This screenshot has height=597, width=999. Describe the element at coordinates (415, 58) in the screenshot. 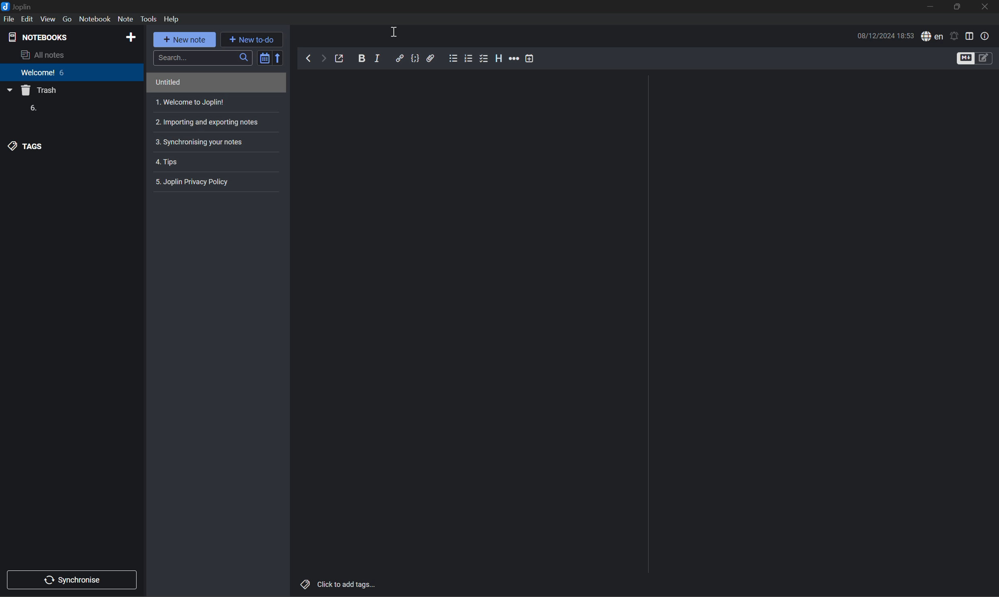

I see `Code block` at that location.